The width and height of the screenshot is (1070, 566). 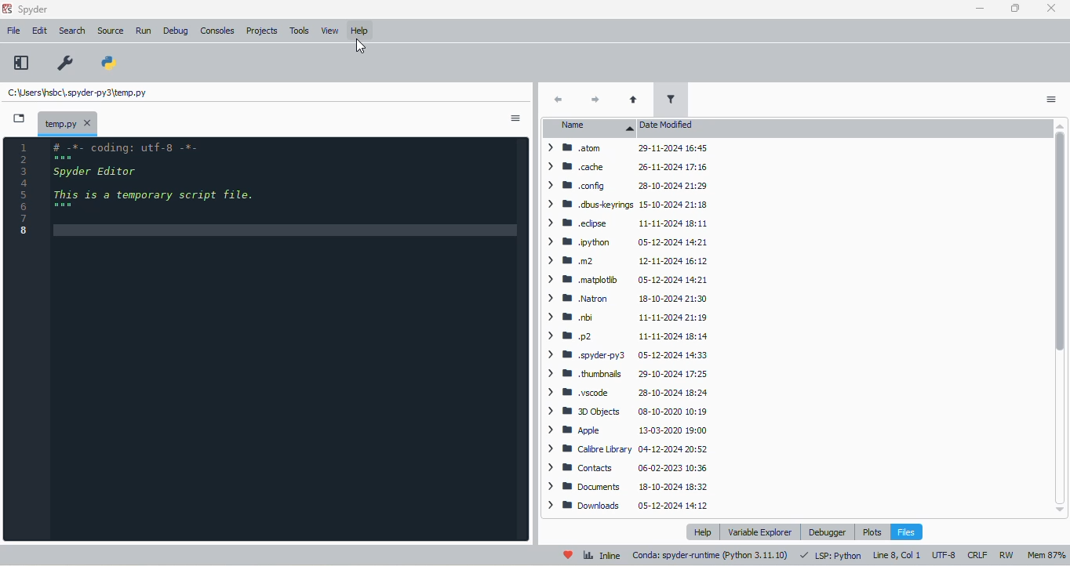 I want to click on > BB Contacts 06-02-2023 10:36, so click(x=626, y=466).